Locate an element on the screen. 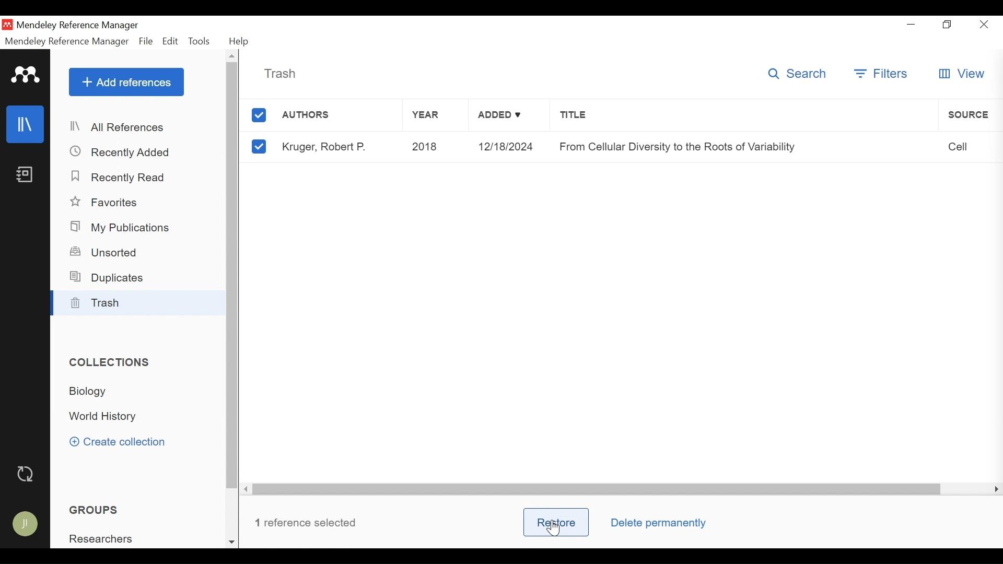  Recently Added is located at coordinates (124, 152).